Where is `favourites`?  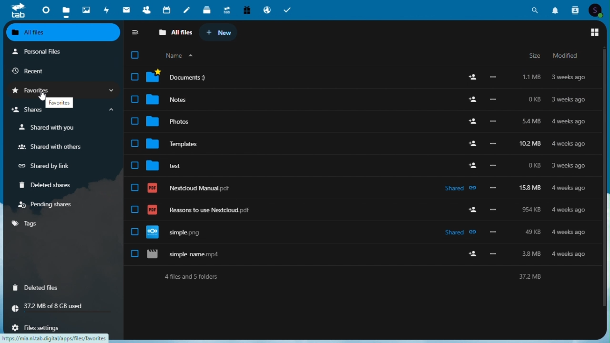
favourites is located at coordinates (59, 102).